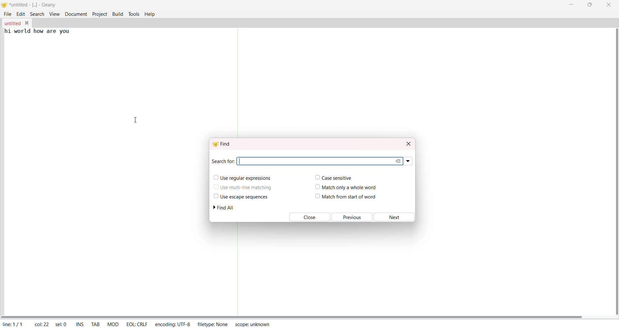 The height and width of the screenshot is (328, 619). Describe the element at coordinates (117, 14) in the screenshot. I see `build` at that location.